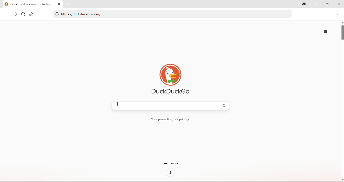  Describe the element at coordinates (173, 120) in the screenshot. I see `Your protection, our priority` at that location.